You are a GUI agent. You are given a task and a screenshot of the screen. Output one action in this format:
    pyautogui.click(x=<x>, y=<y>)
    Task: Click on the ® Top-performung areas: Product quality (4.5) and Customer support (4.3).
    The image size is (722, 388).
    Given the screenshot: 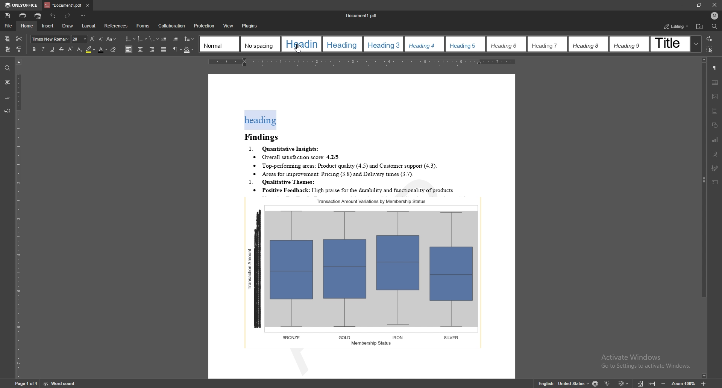 What is the action you would take?
    pyautogui.click(x=348, y=165)
    